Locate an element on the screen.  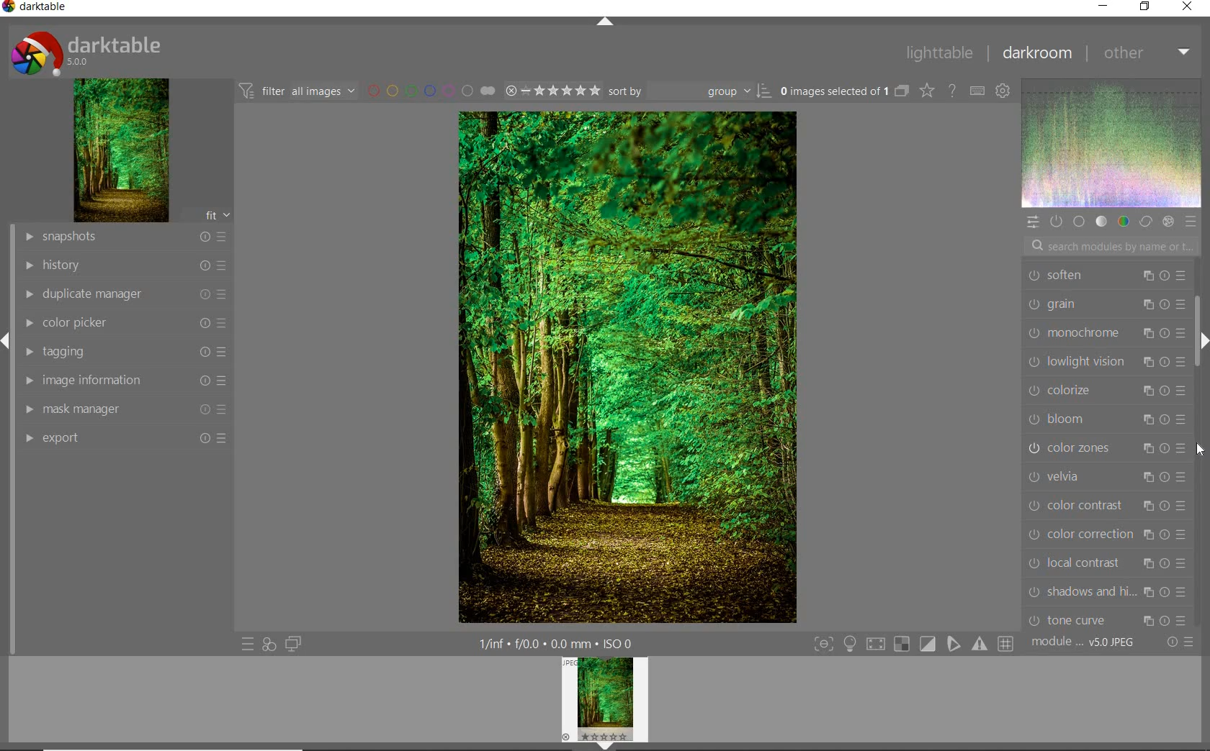
CORRECT is located at coordinates (1146, 222).